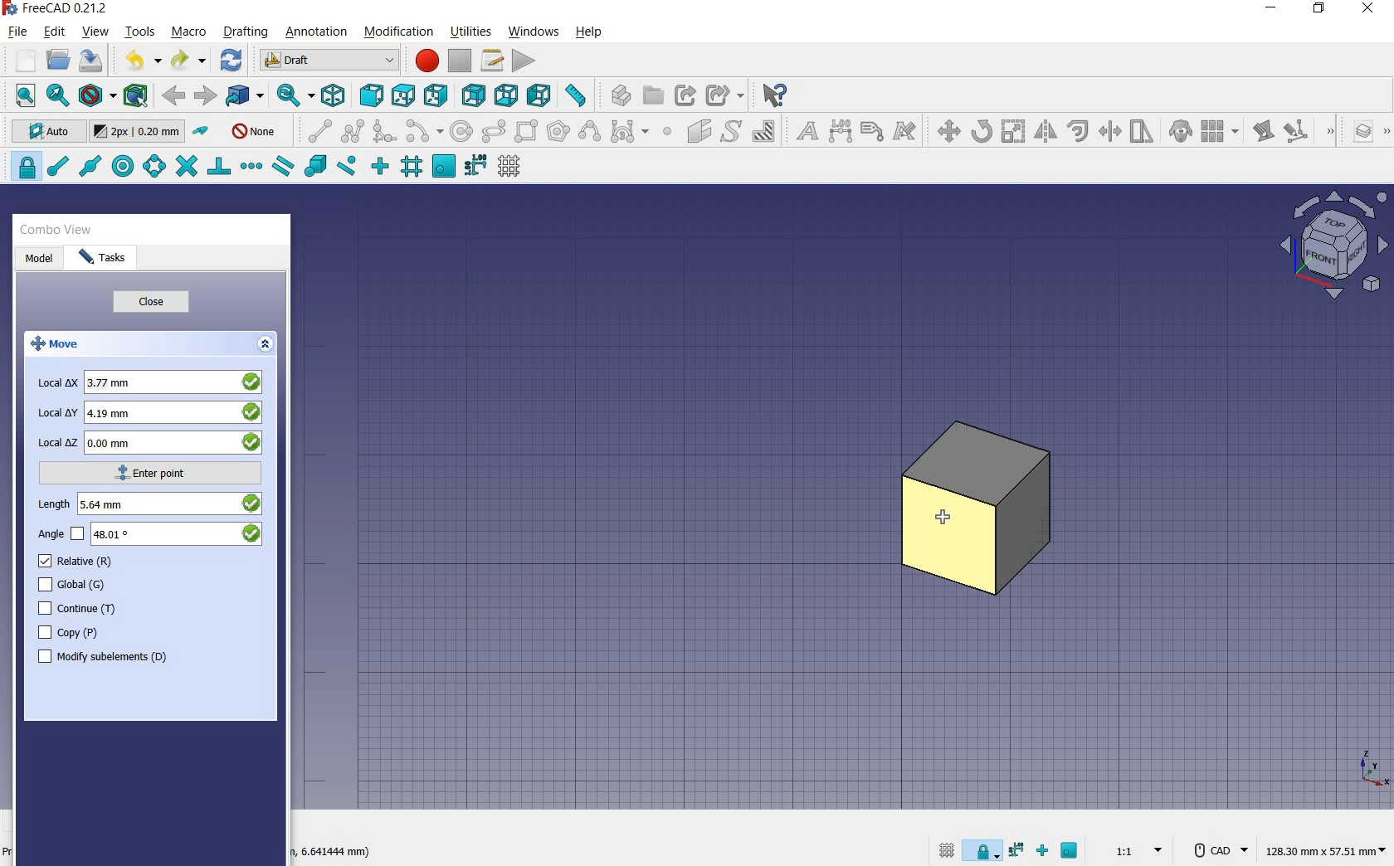 The image size is (1394, 866). I want to click on Bezier tools, so click(629, 133).